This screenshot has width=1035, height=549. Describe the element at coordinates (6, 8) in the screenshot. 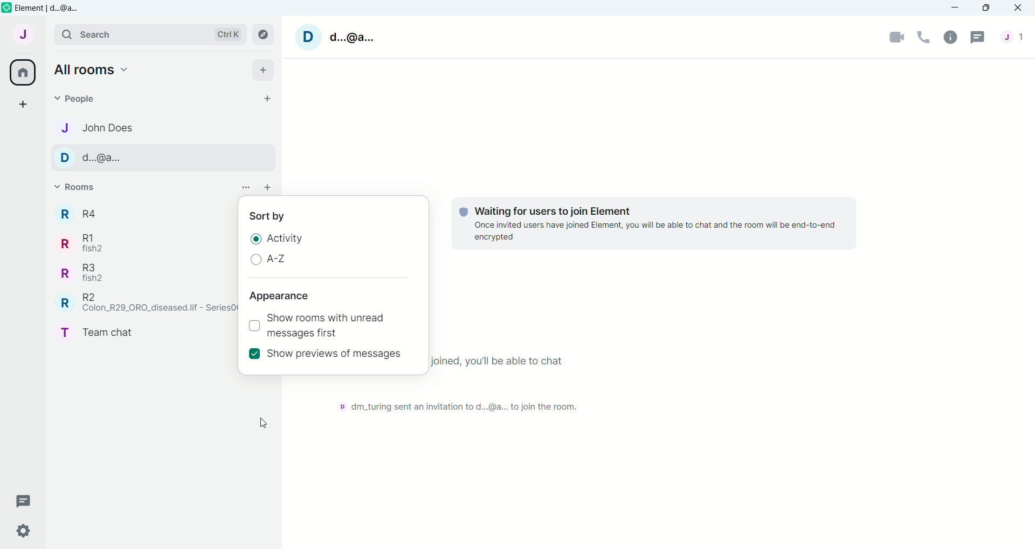

I see `element icon` at that location.